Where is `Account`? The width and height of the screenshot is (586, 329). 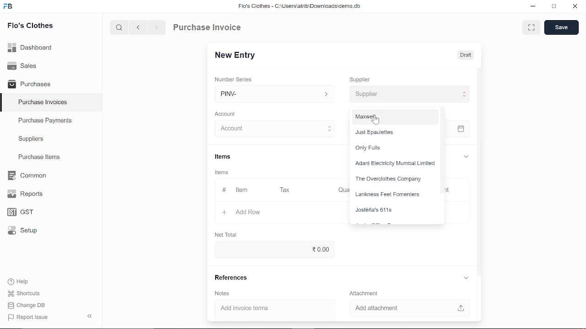
Account is located at coordinates (228, 113).